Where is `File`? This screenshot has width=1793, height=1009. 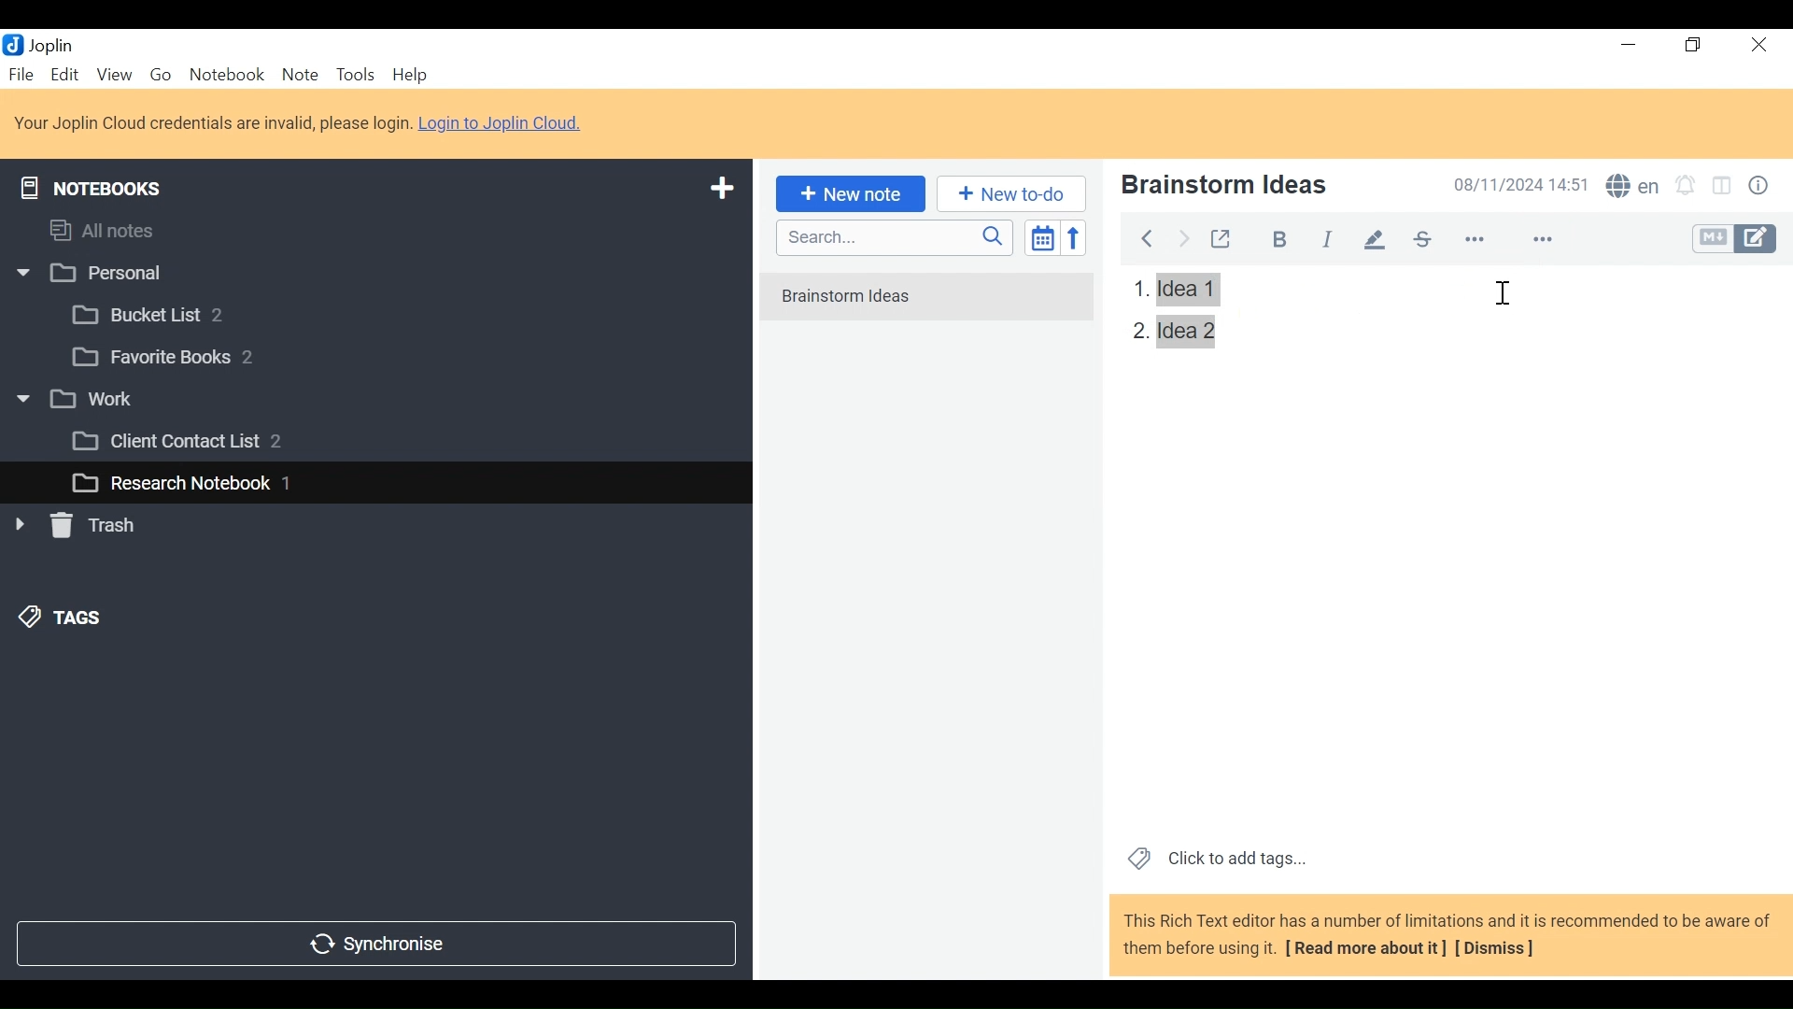
File is located at coordinates (23, 74).